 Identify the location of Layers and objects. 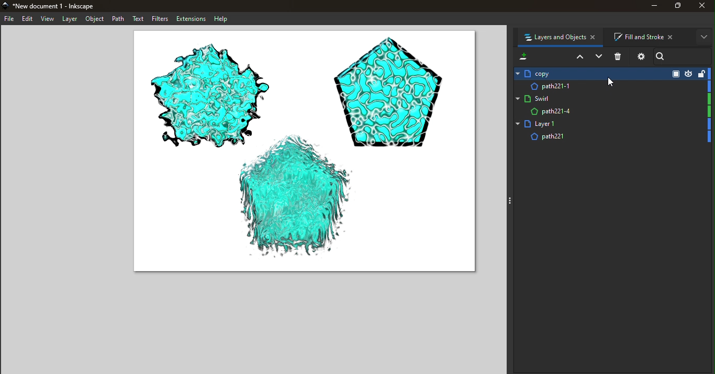
(562, 38).